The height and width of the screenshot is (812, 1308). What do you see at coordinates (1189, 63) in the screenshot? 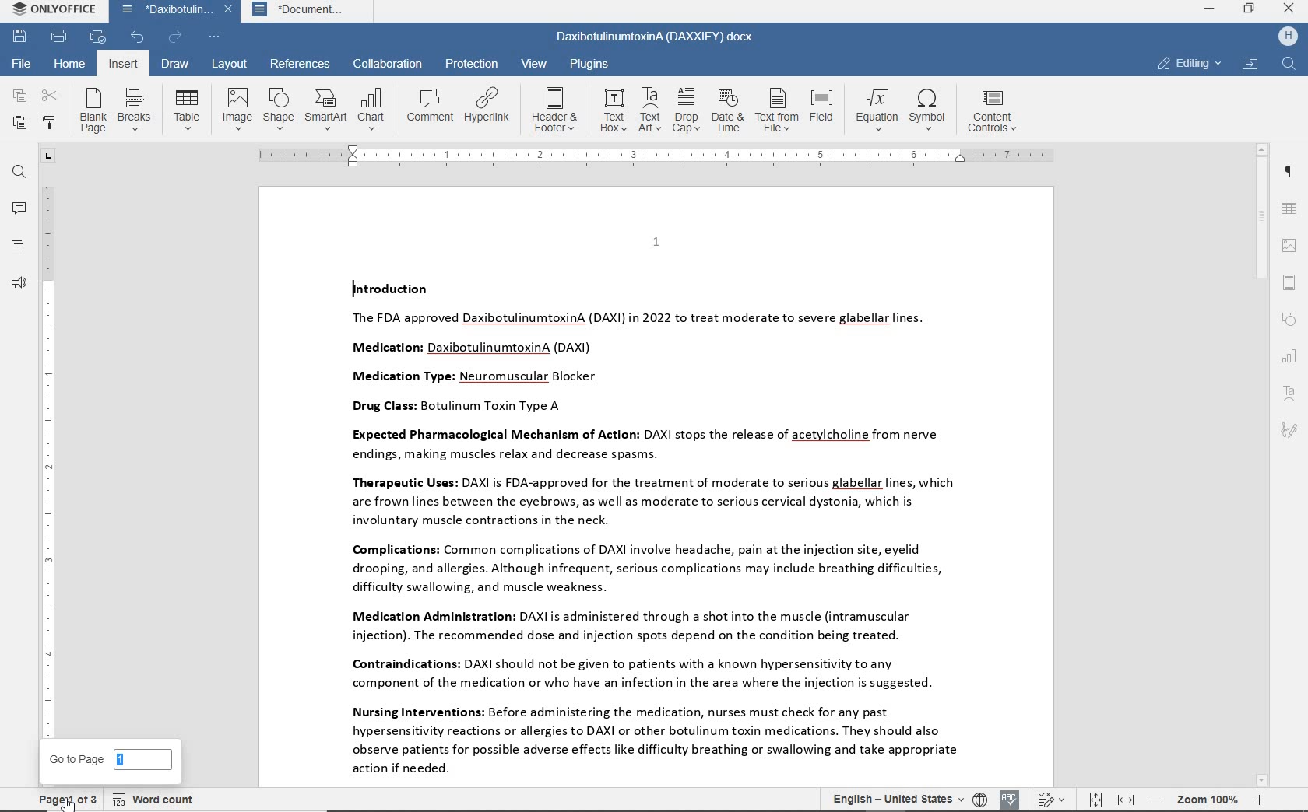
I see `editing` at bounding box center [1189, 63].